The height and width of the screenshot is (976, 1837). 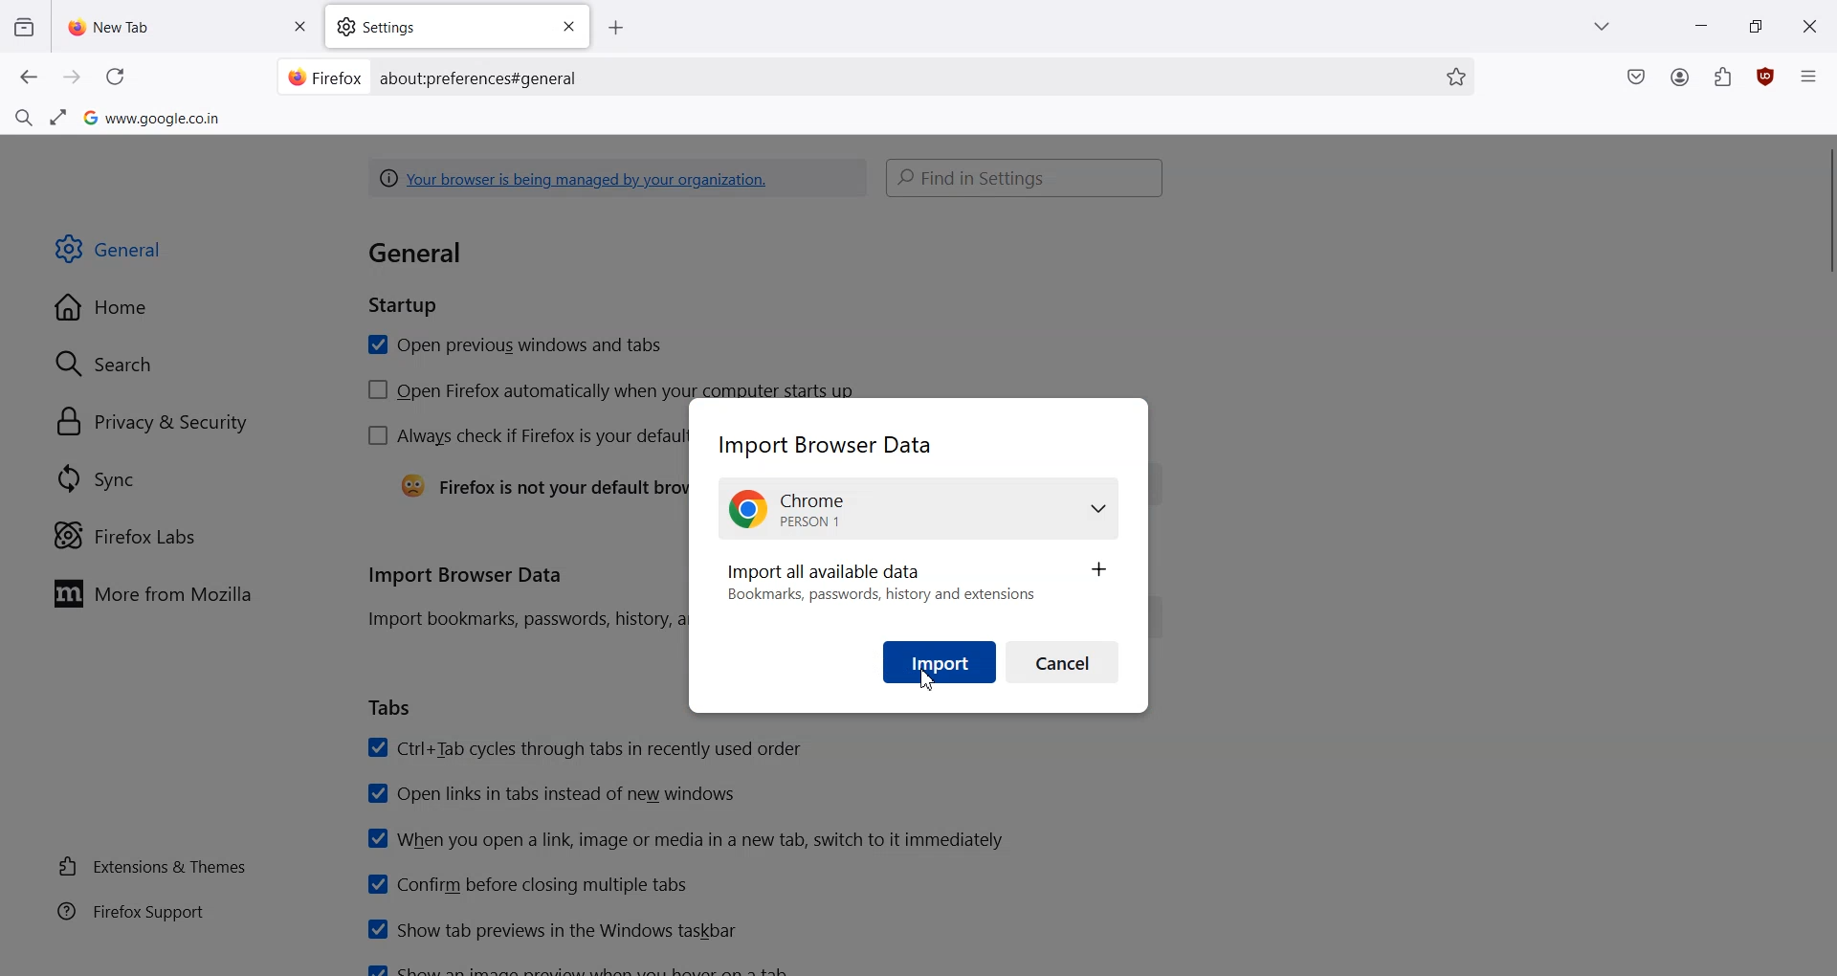 I want to click on Close Tab, so click(x=299, y=27).